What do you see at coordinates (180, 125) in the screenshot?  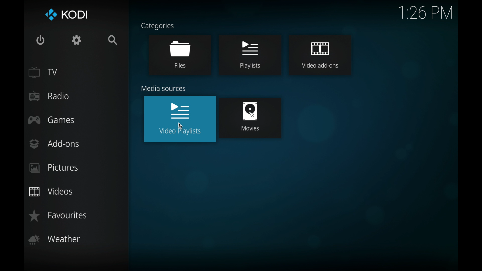 I see `cursor` at bounding box center [180, 125].